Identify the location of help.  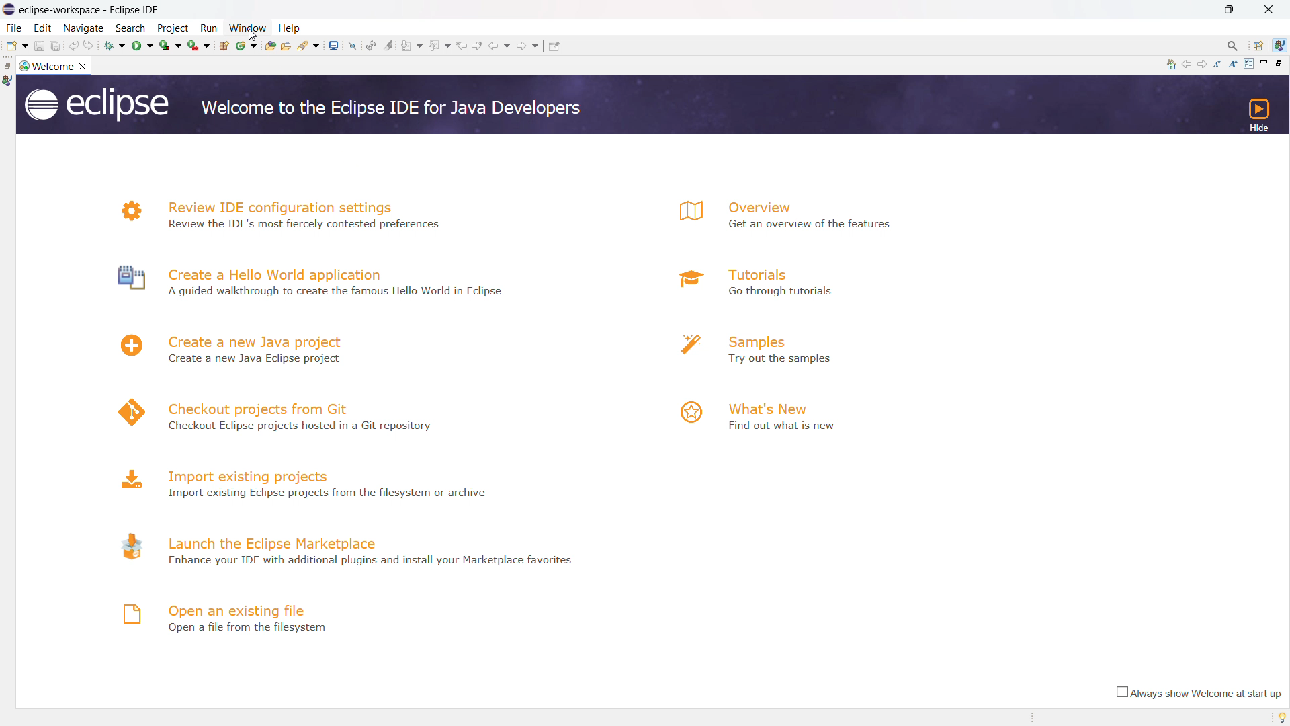
(289, 28).